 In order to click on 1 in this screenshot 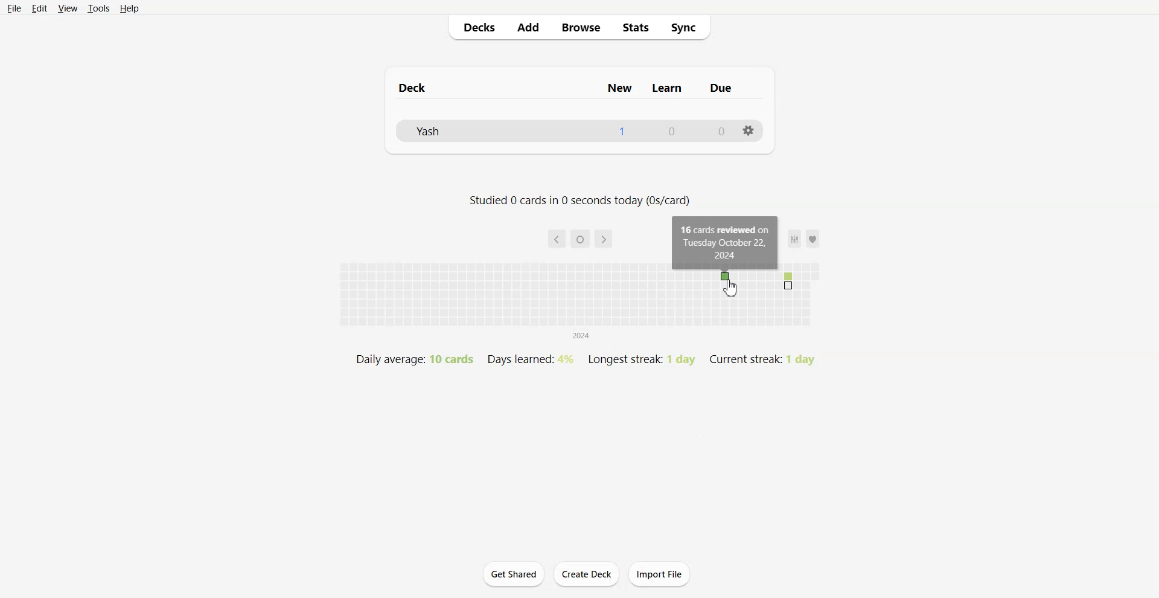, I will do `click(622, 130)`.